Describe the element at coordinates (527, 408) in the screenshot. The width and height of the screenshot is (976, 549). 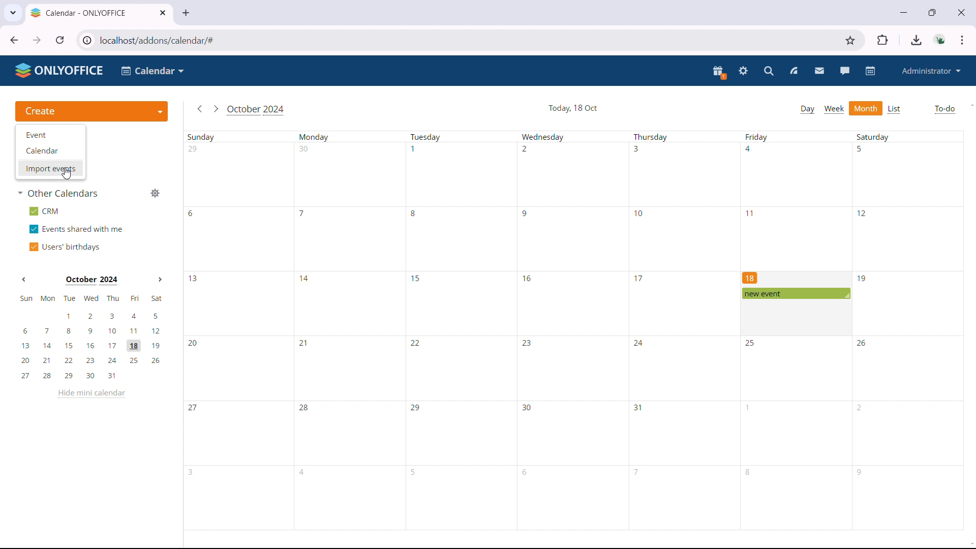
I see `30` at that location.